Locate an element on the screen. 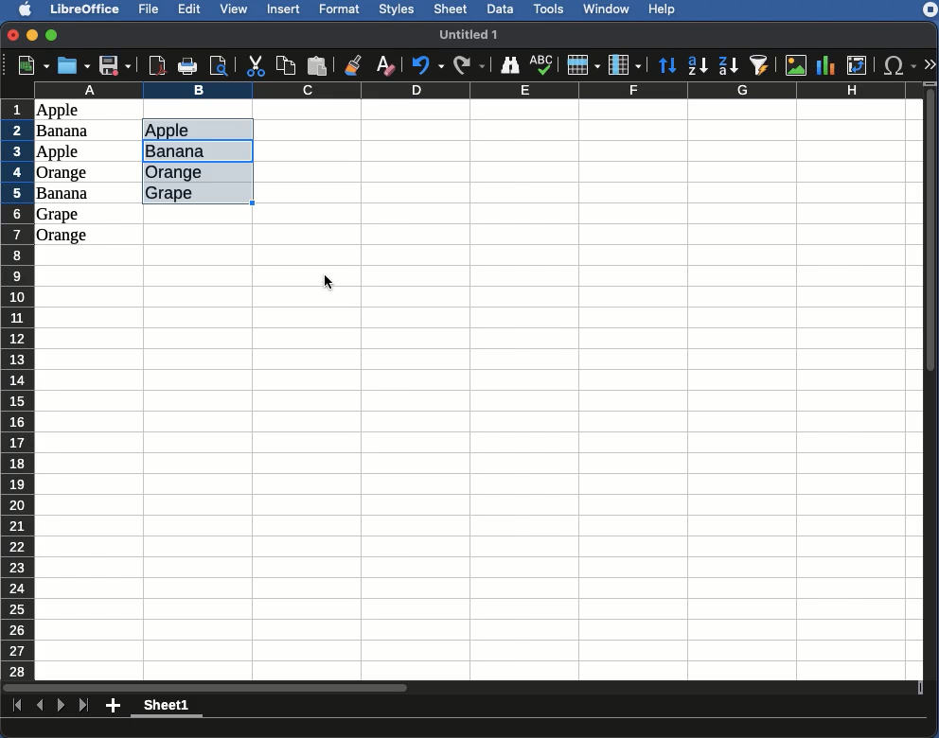 The image size is (939, 738). View is located at coordinates (236, 10).